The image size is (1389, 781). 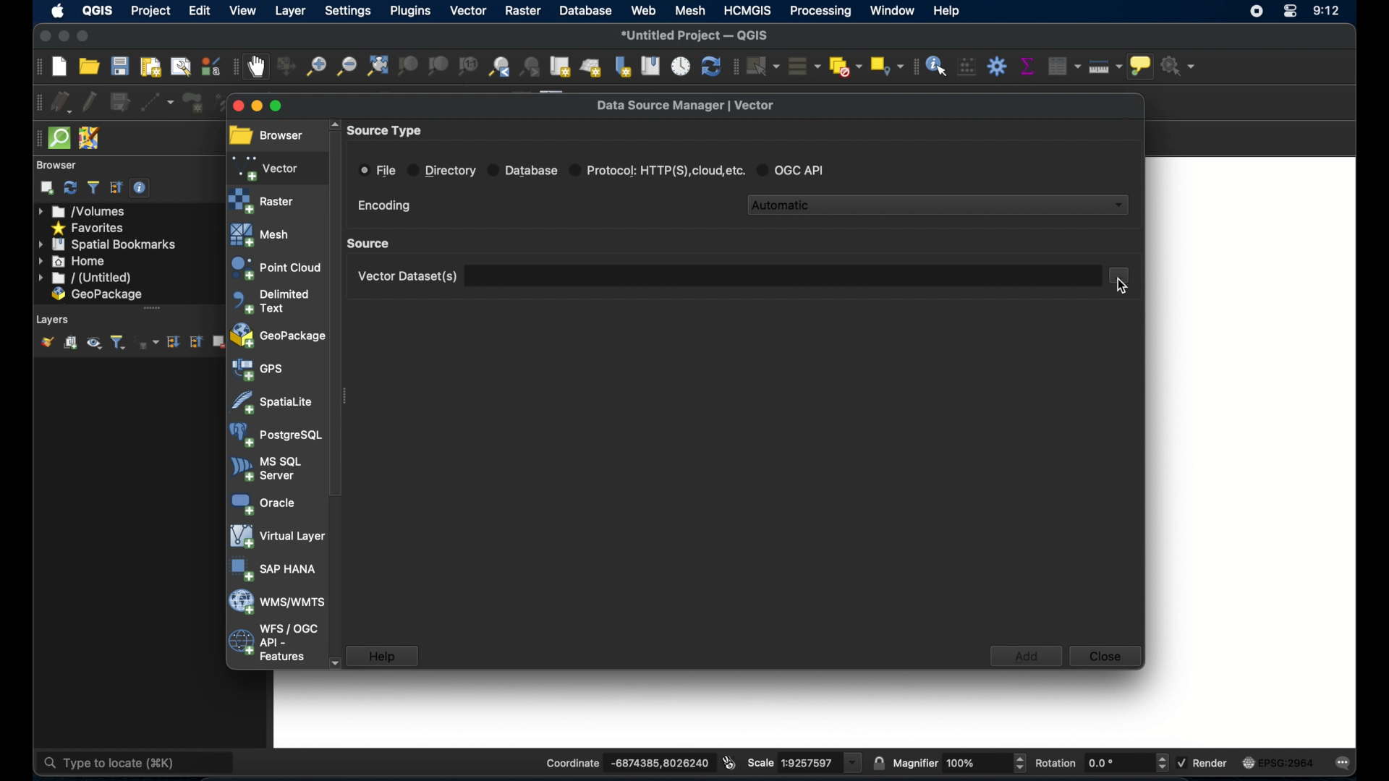 What do you see at coordinates (73, 261) in the screenshot?
I see `home` at bounding box center [73, 261].